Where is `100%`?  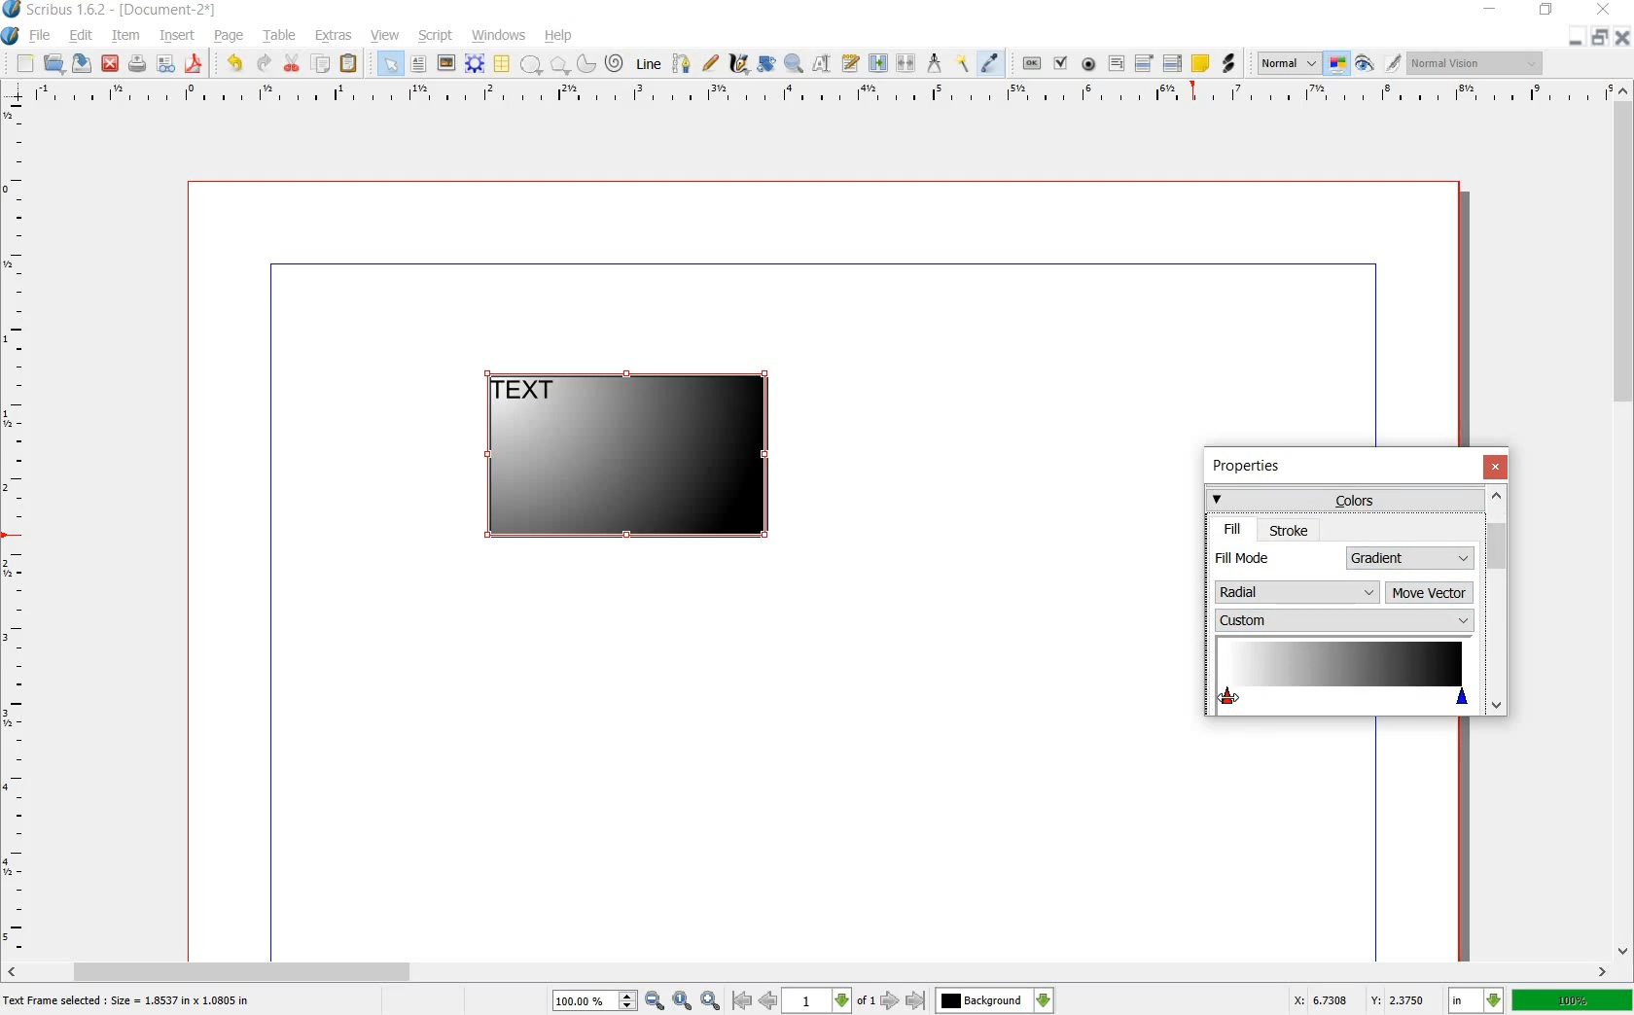
100% is located at coordinates (1573, 999).